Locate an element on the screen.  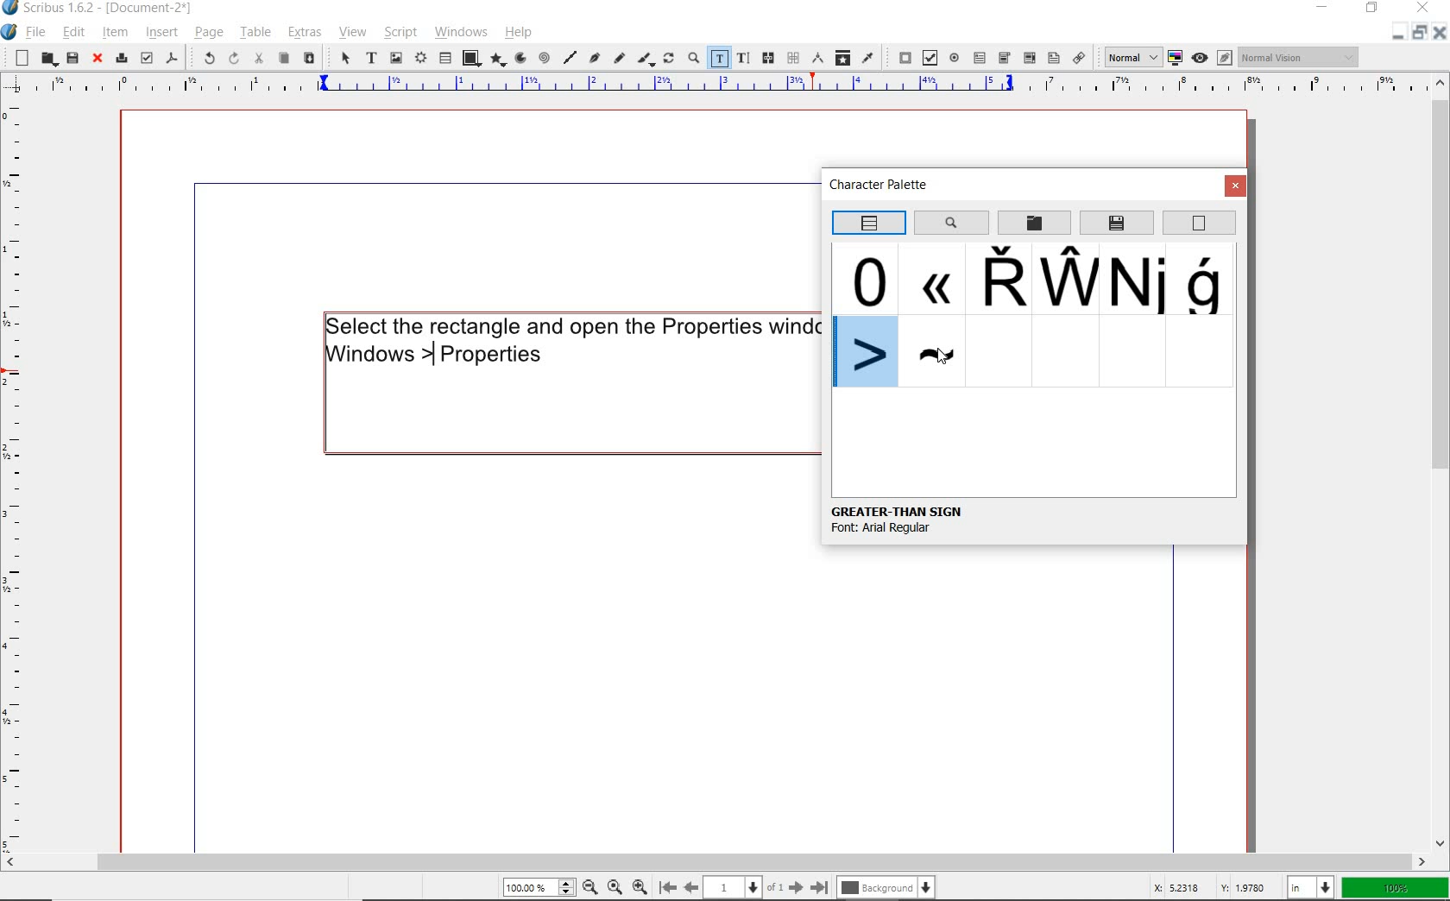
great-than sign is located at coordinates (898, 511).